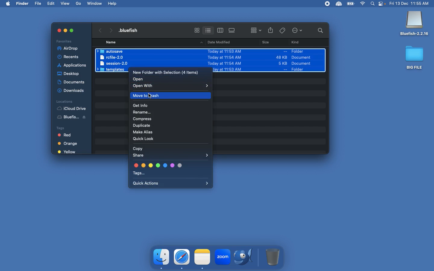  What do you see at coordinates (382, 4) in the screenshot?
I see `Notification` at bounding box center [382, 4].